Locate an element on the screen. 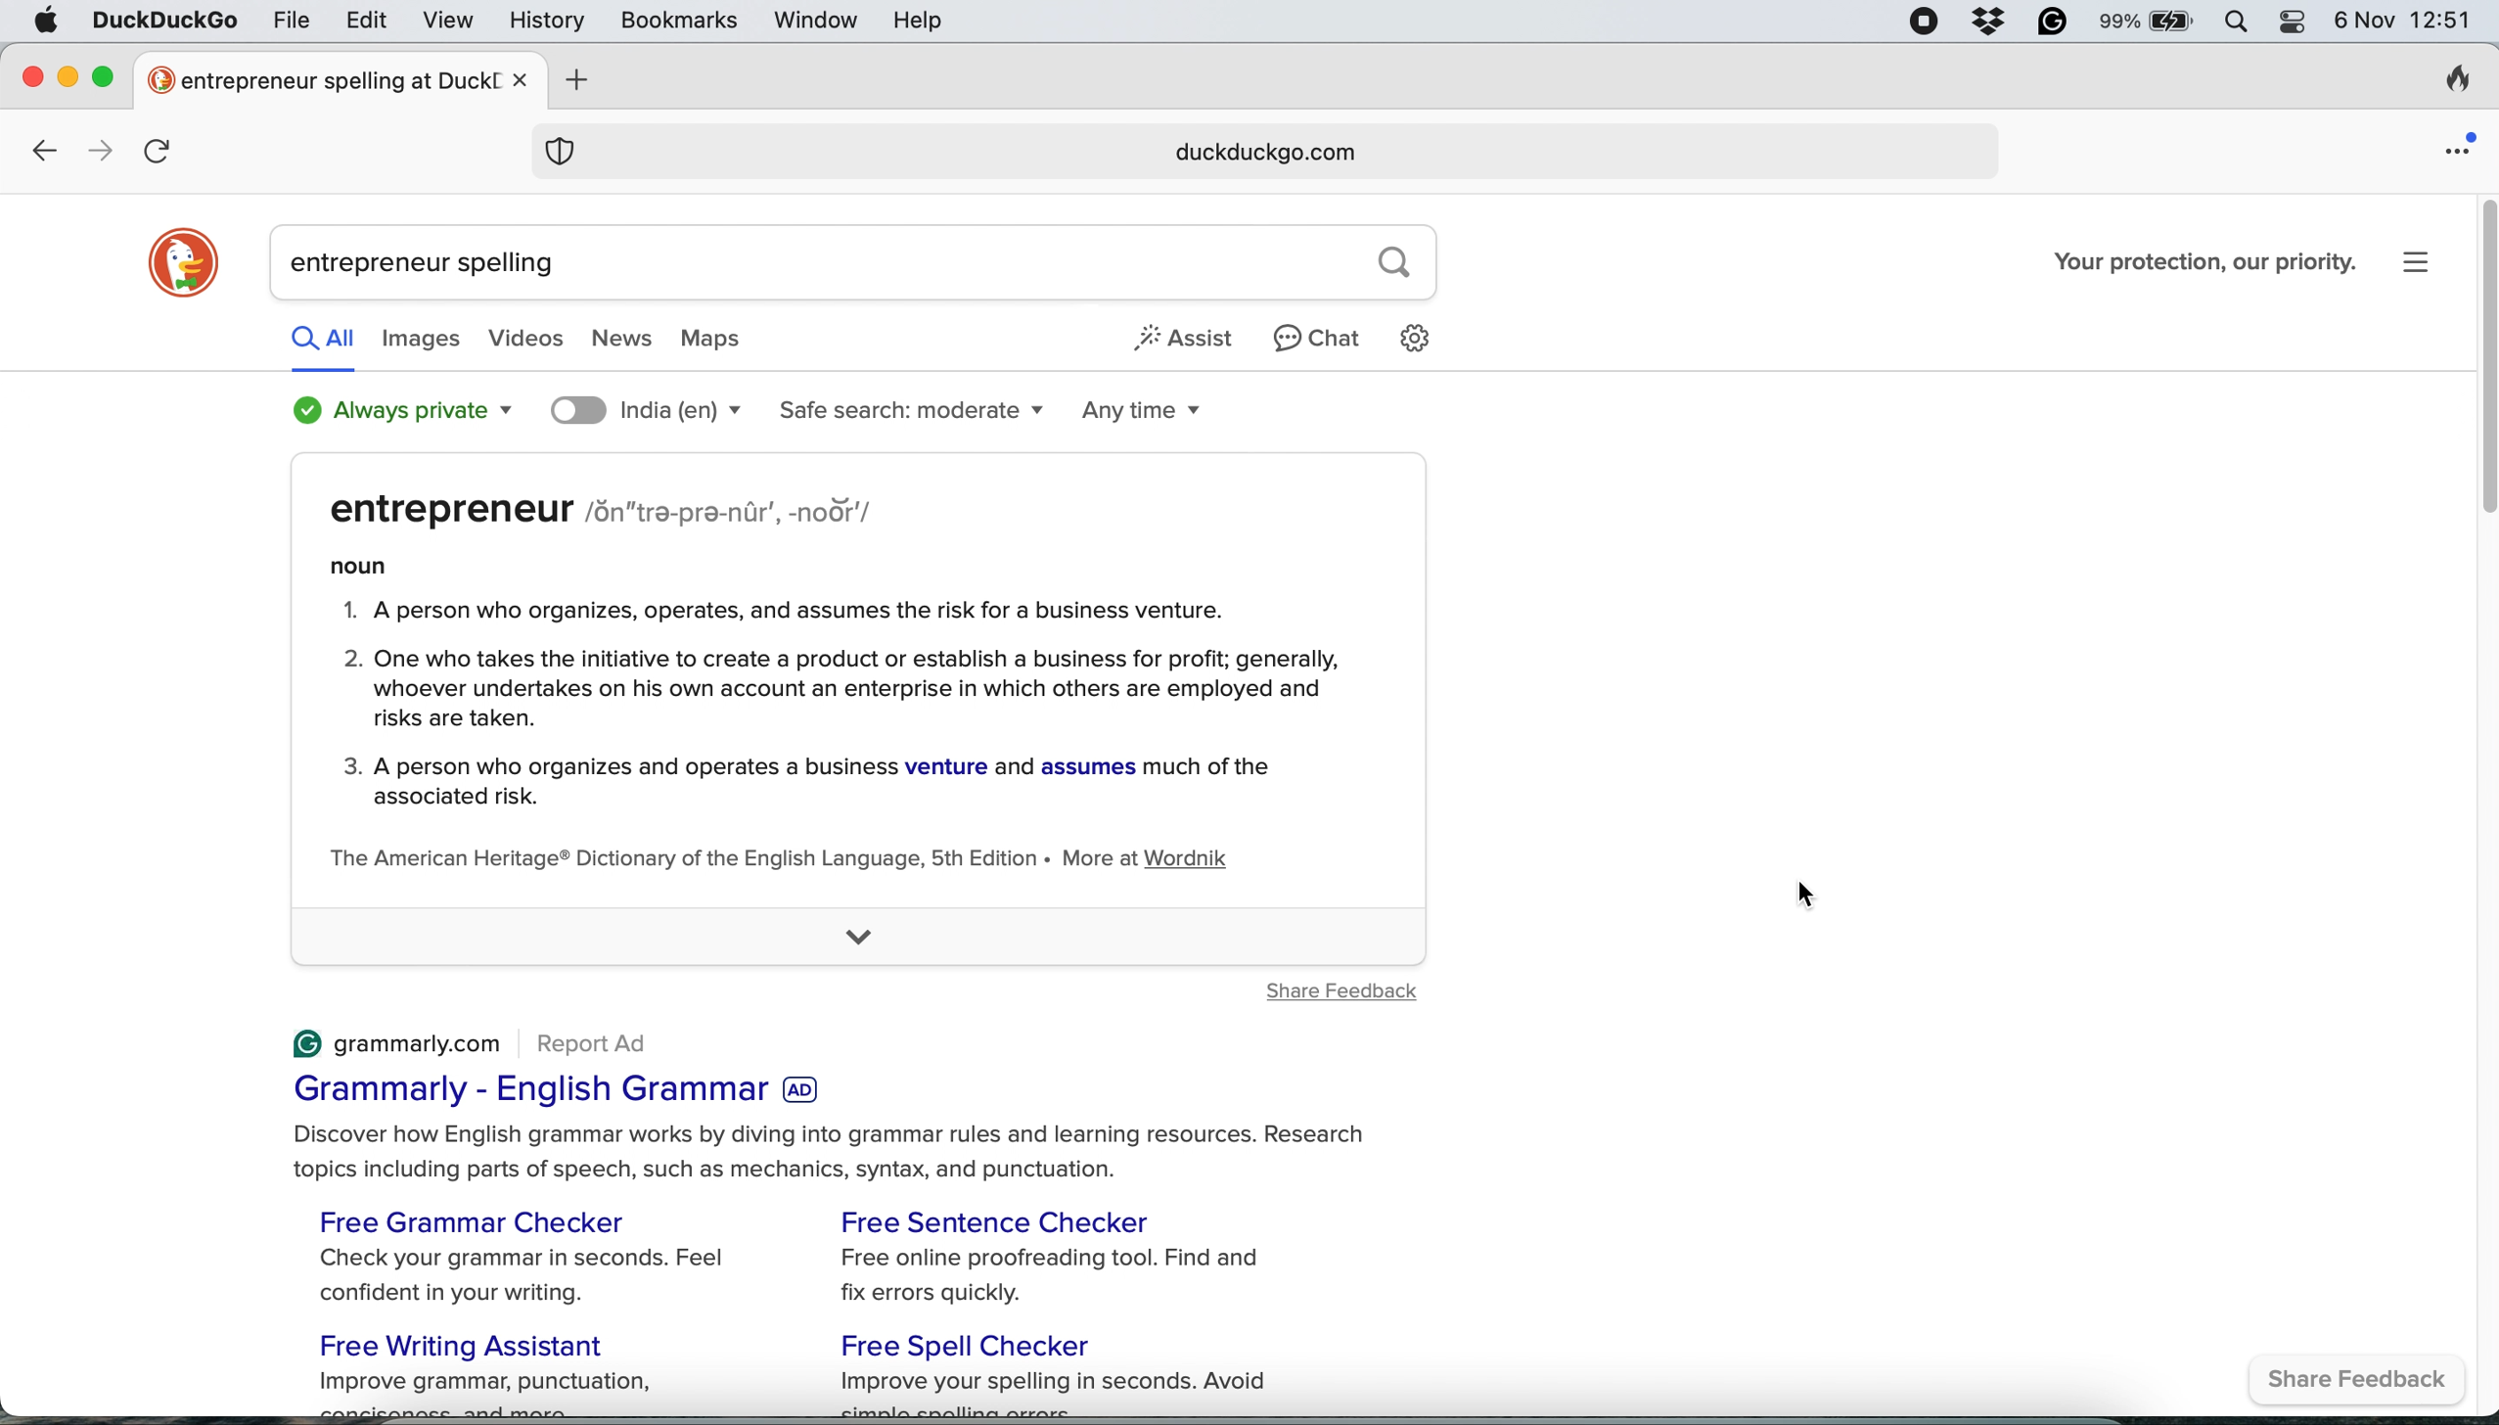 The height and width of the screenshot is (1425, 2499). minimise is located at coordinates (70, 75).